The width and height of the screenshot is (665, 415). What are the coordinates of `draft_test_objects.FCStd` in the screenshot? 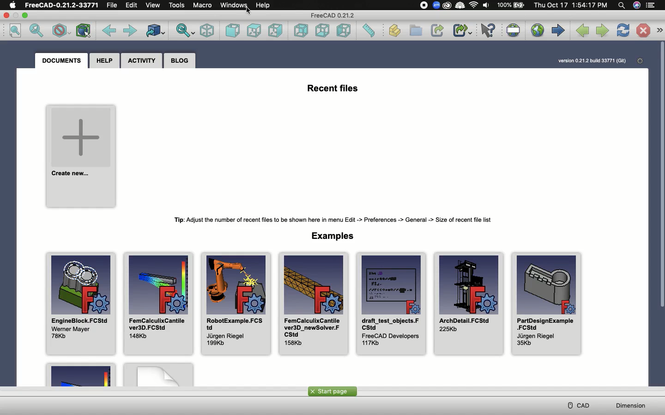 It's located at (392, 304).